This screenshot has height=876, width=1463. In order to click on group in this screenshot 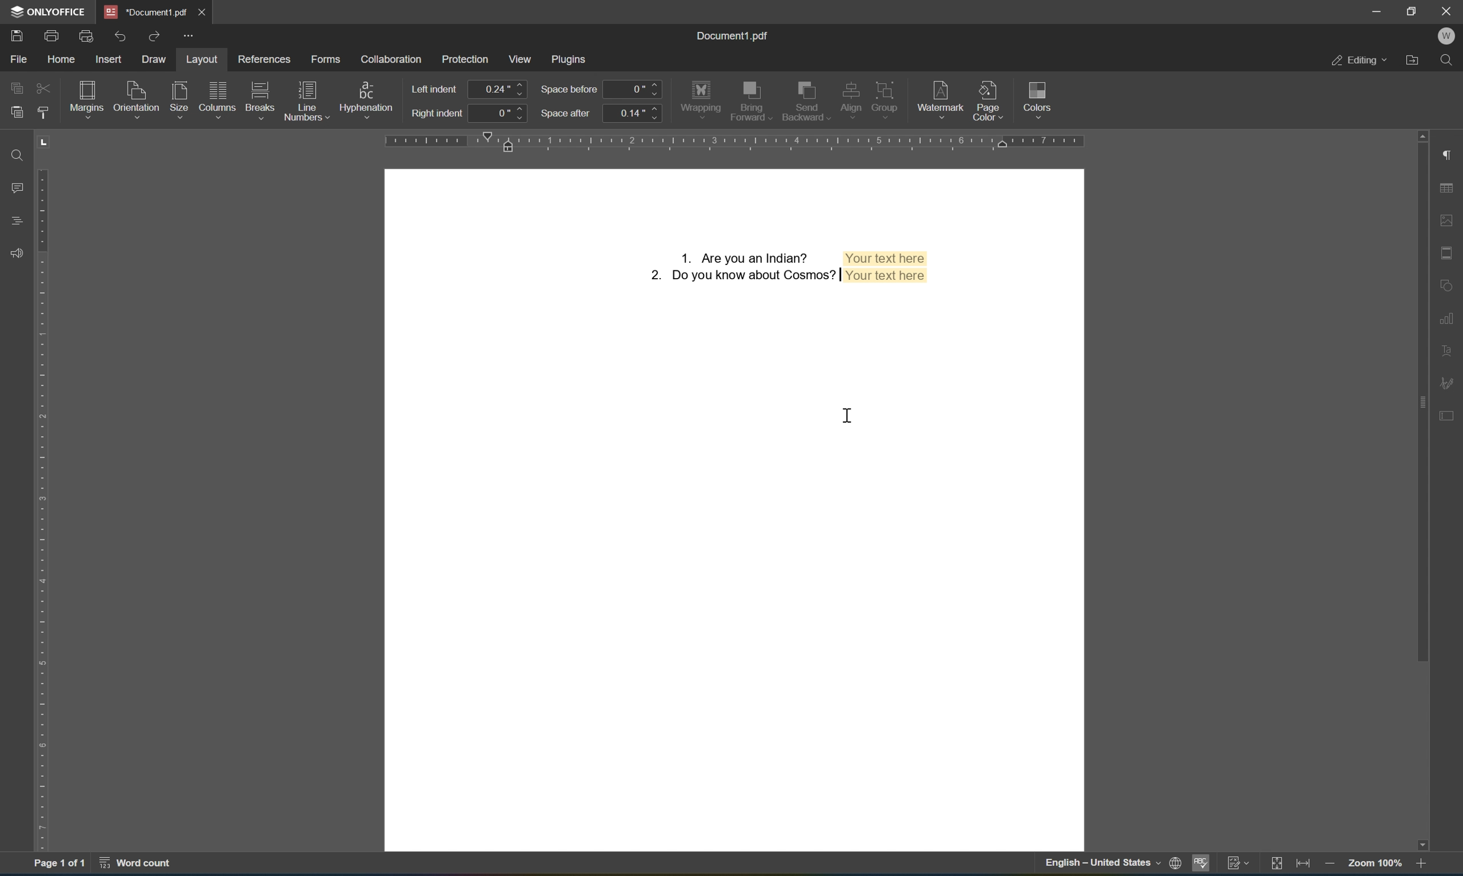, I will do `click(890, 96)`.